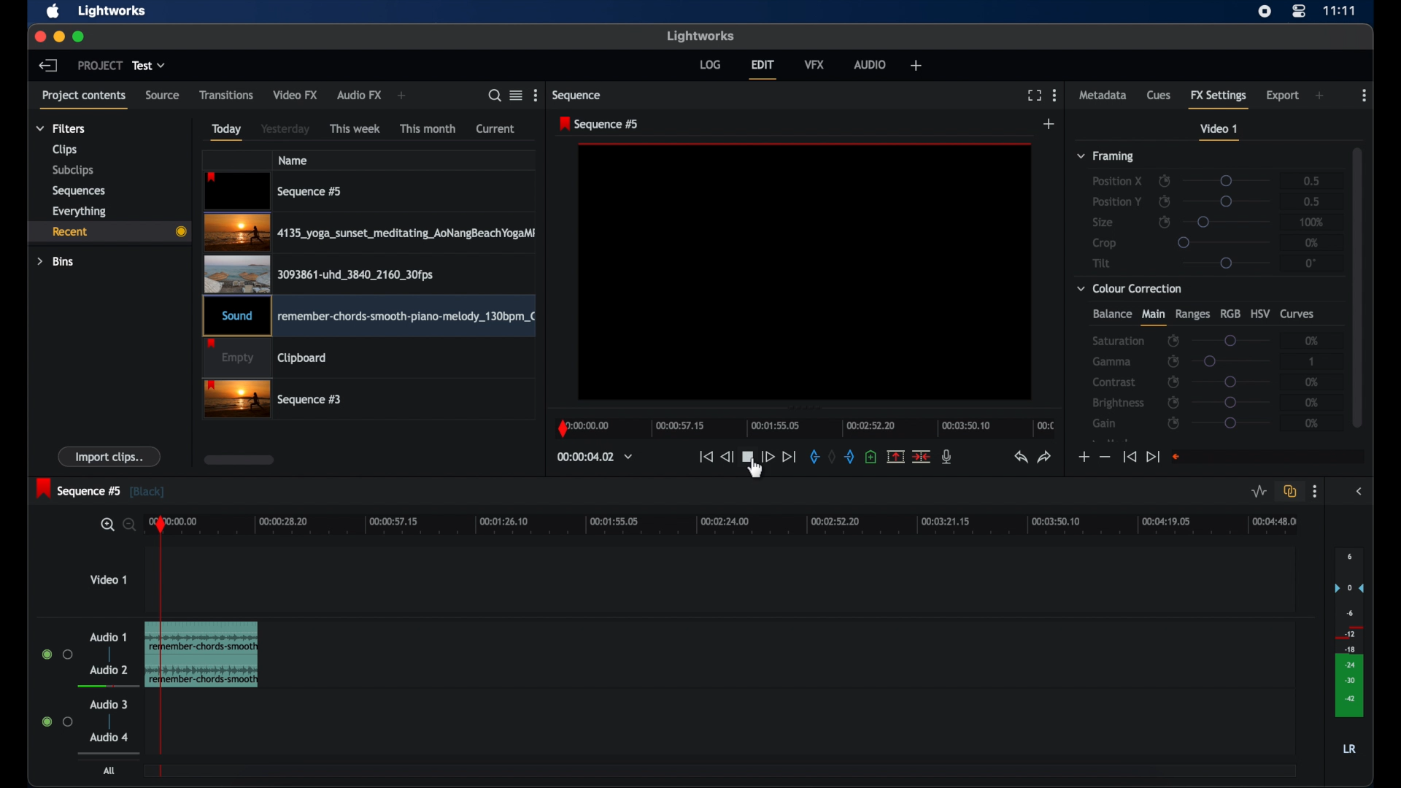  What do you see at coordinates (360, 96) in the screenshot?
I see `audio fx` at bounding box center [360, 96].